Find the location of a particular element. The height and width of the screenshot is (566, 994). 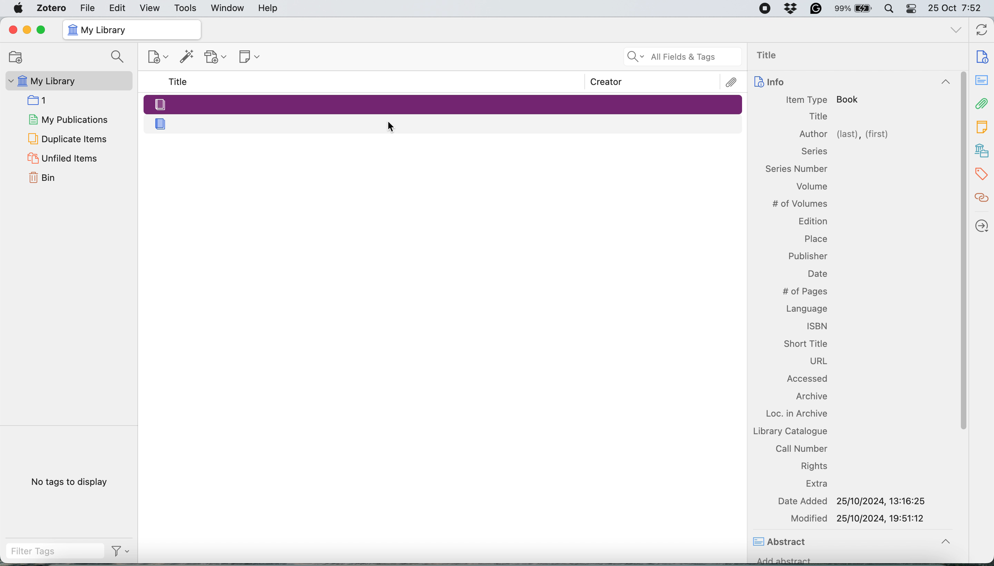

Help is located at coordinates (268, 8).